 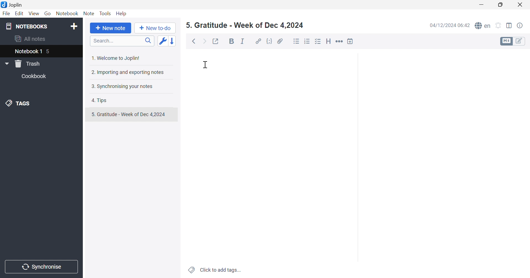 What do you see at coordinates (131, 114) in the screenshot?
I see `5. Gratitude - Week of Dec 4,2024` at bounding box center [131, 114].